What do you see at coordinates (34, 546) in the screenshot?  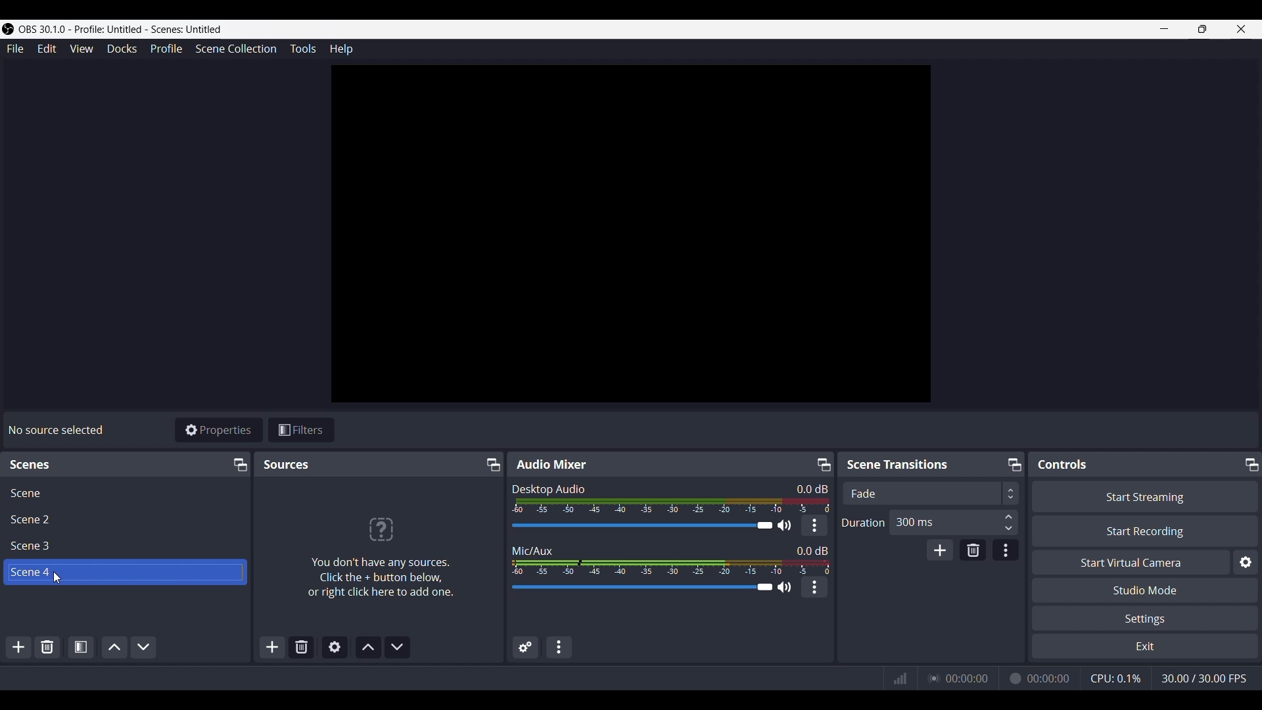 I see `Scene 3` at bounding box center [34, 546].